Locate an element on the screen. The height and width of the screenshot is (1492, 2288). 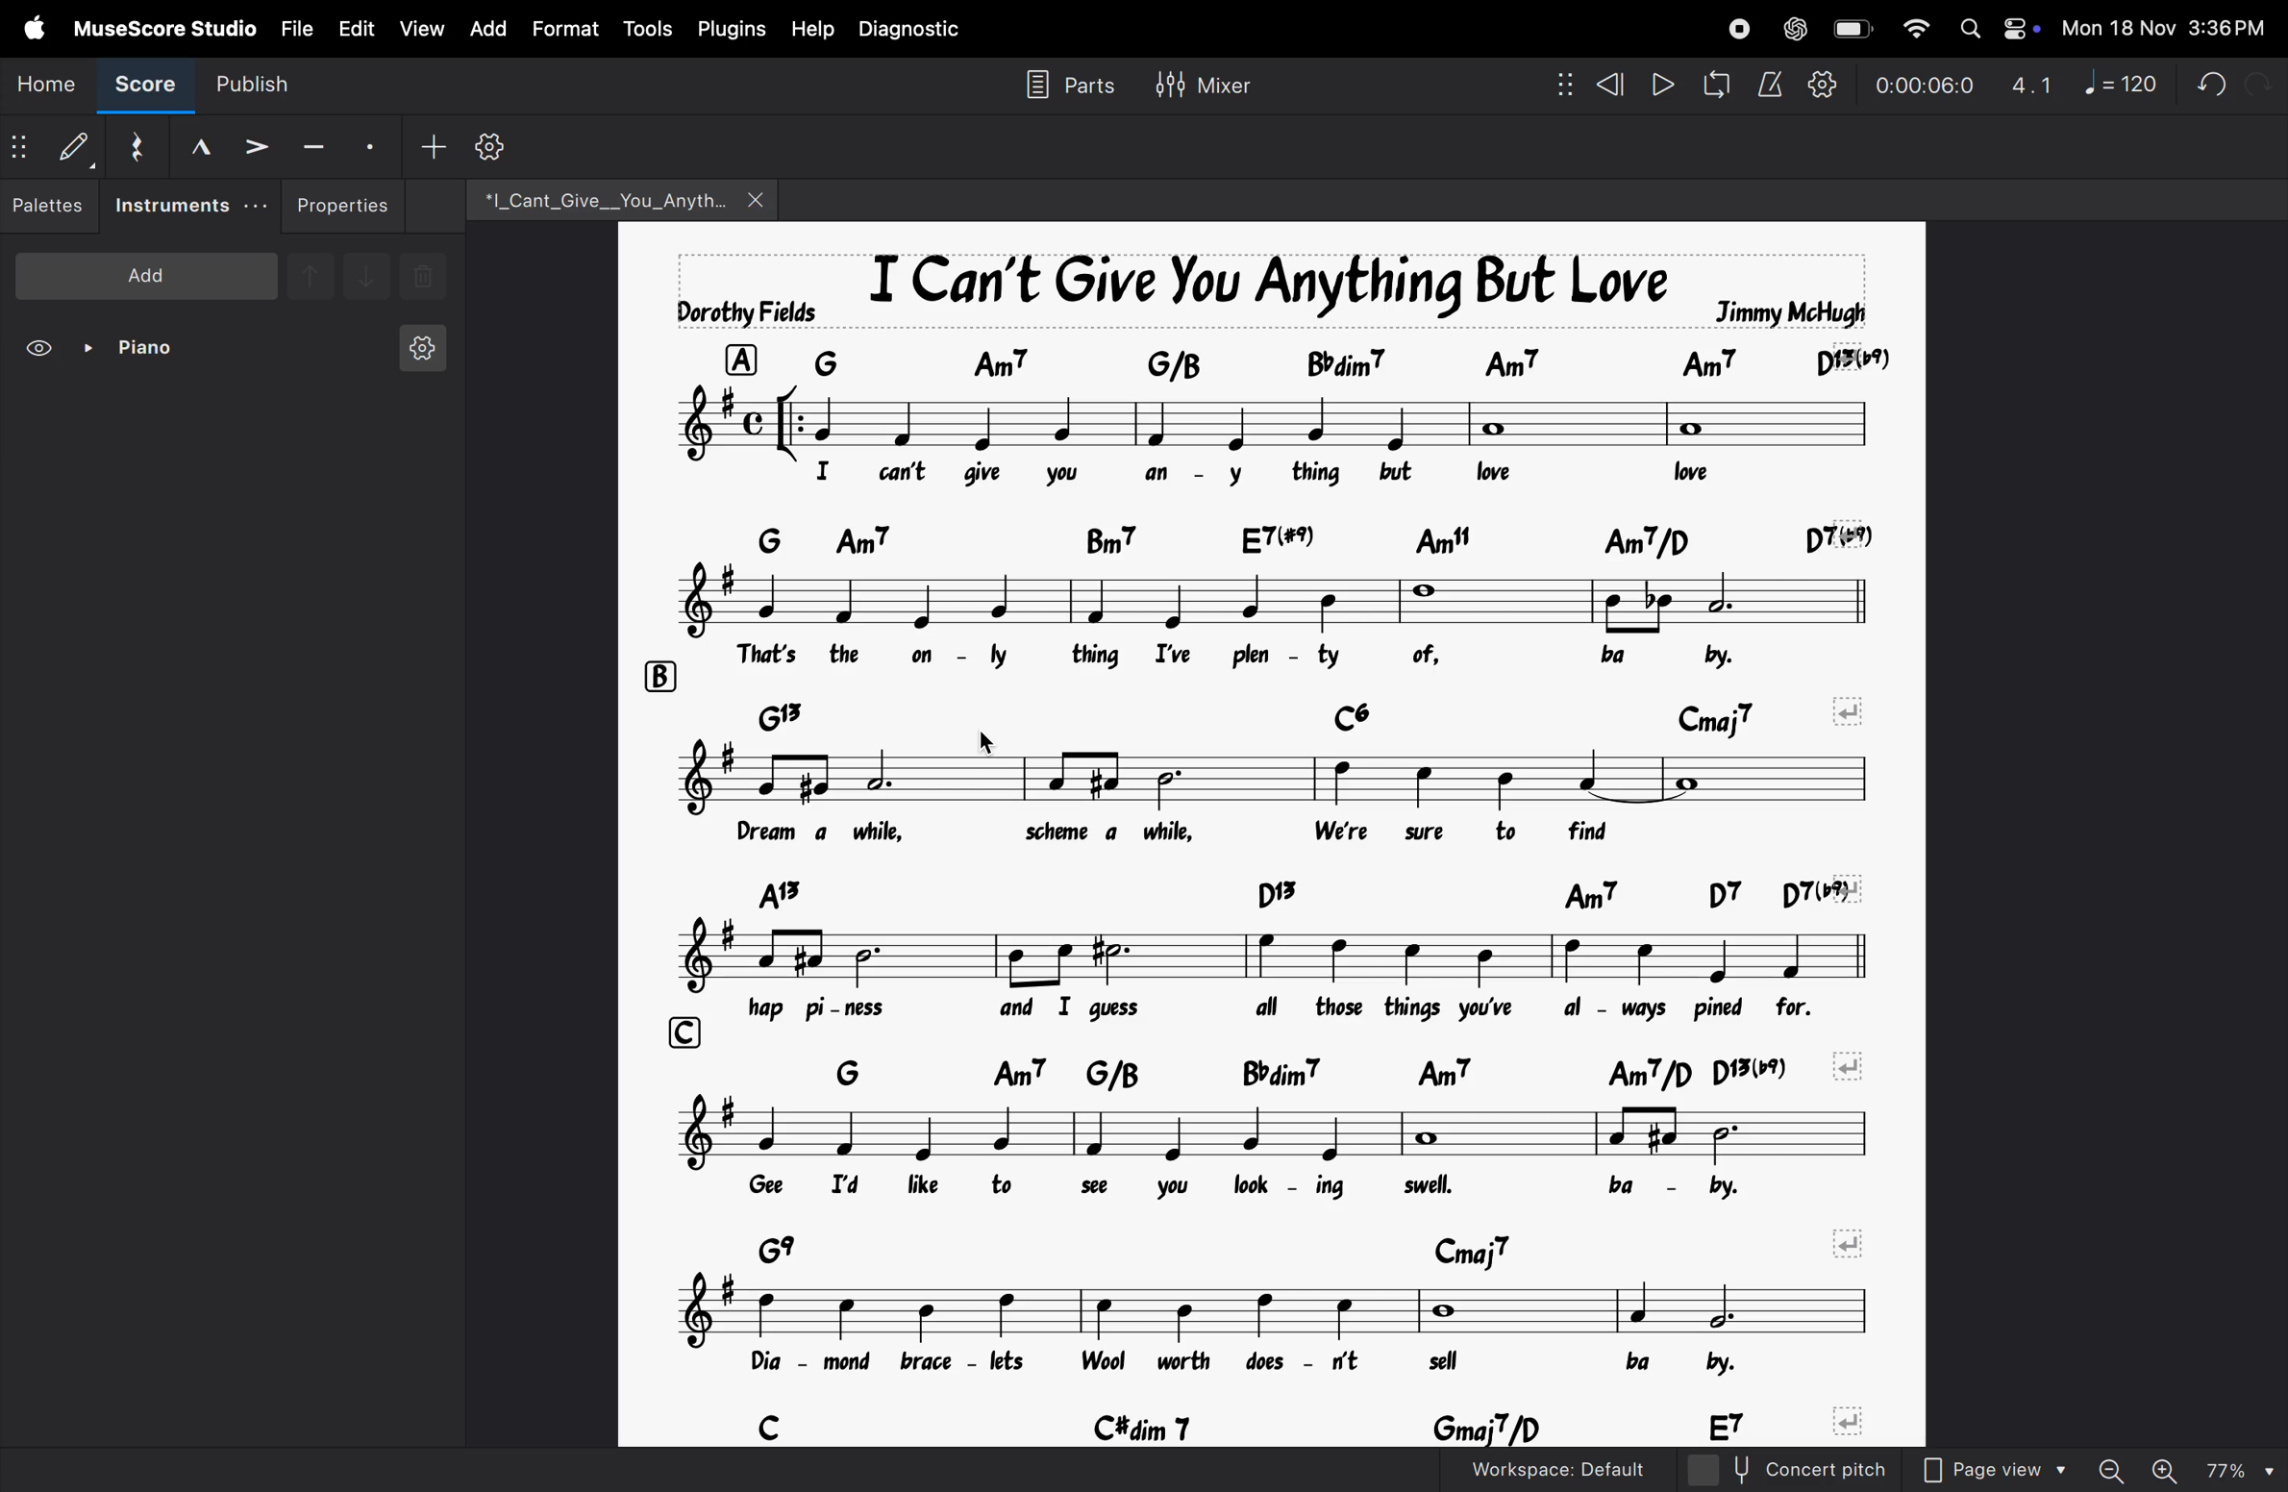
undo is located at coordinates (2197, 87).